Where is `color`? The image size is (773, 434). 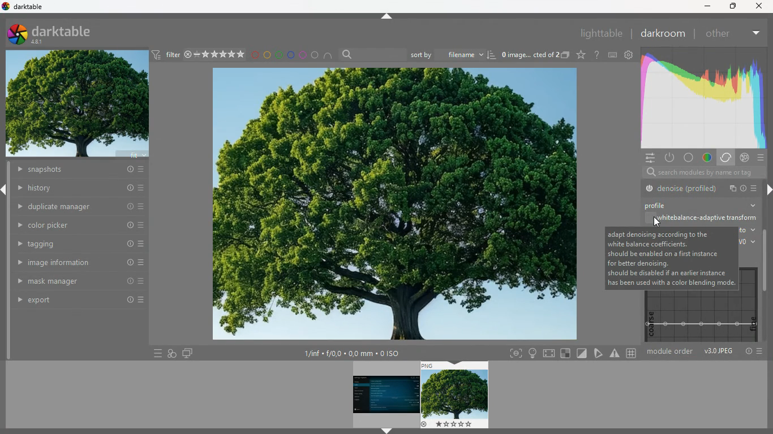
color is located at coordinates (707, 158).